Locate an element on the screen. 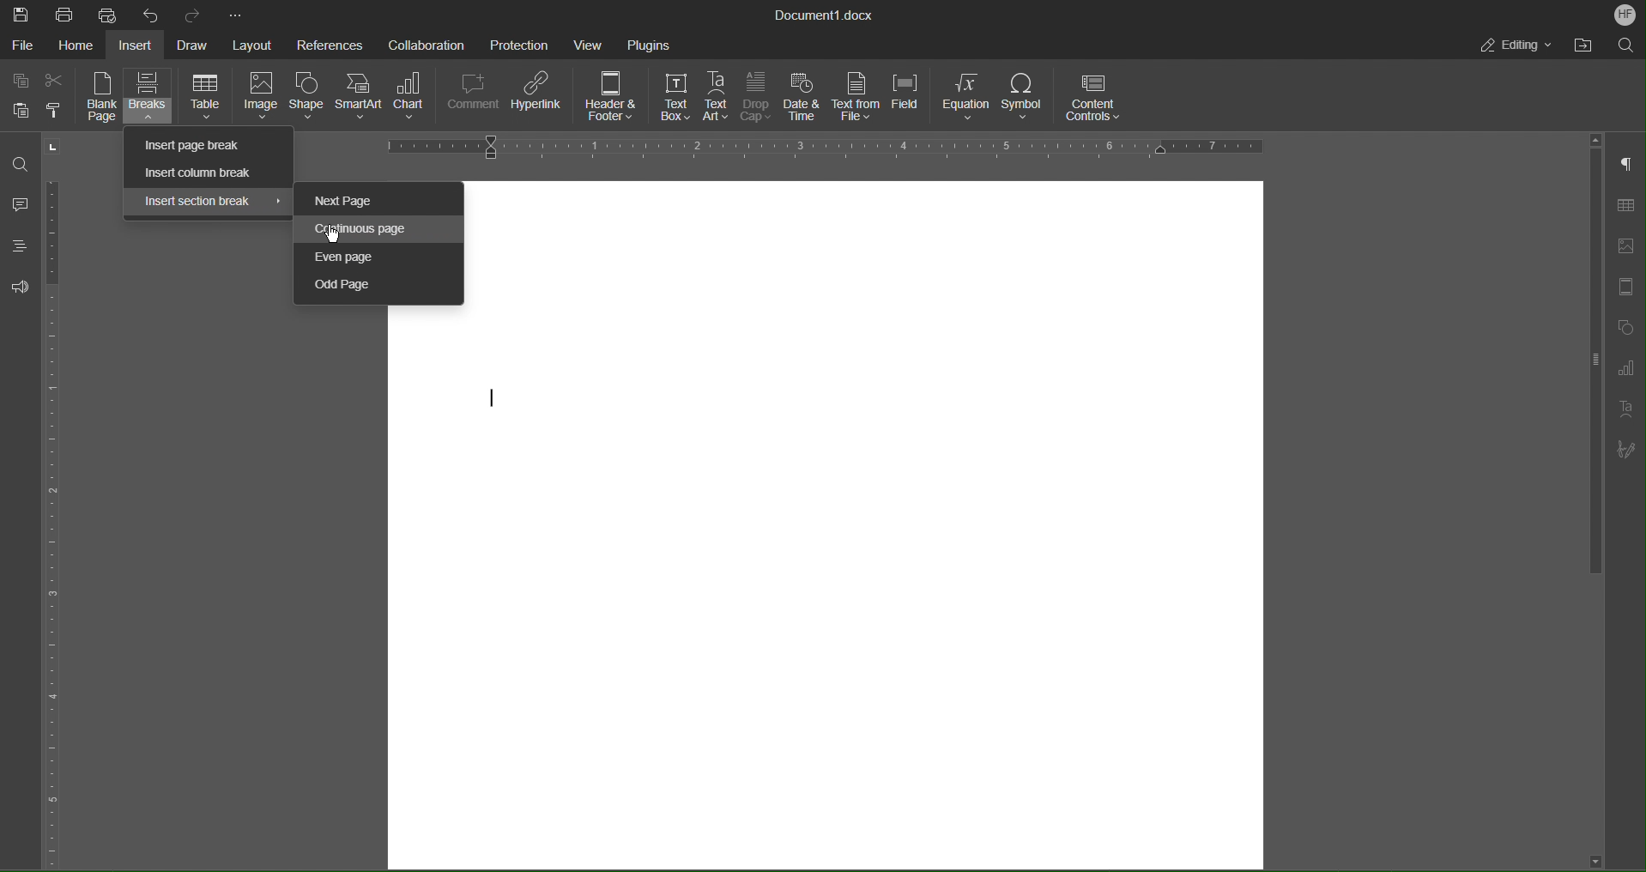 Image resolution: width=1646 pixels, height=872 pixels. Editing is located at coordinates (1516, 45).